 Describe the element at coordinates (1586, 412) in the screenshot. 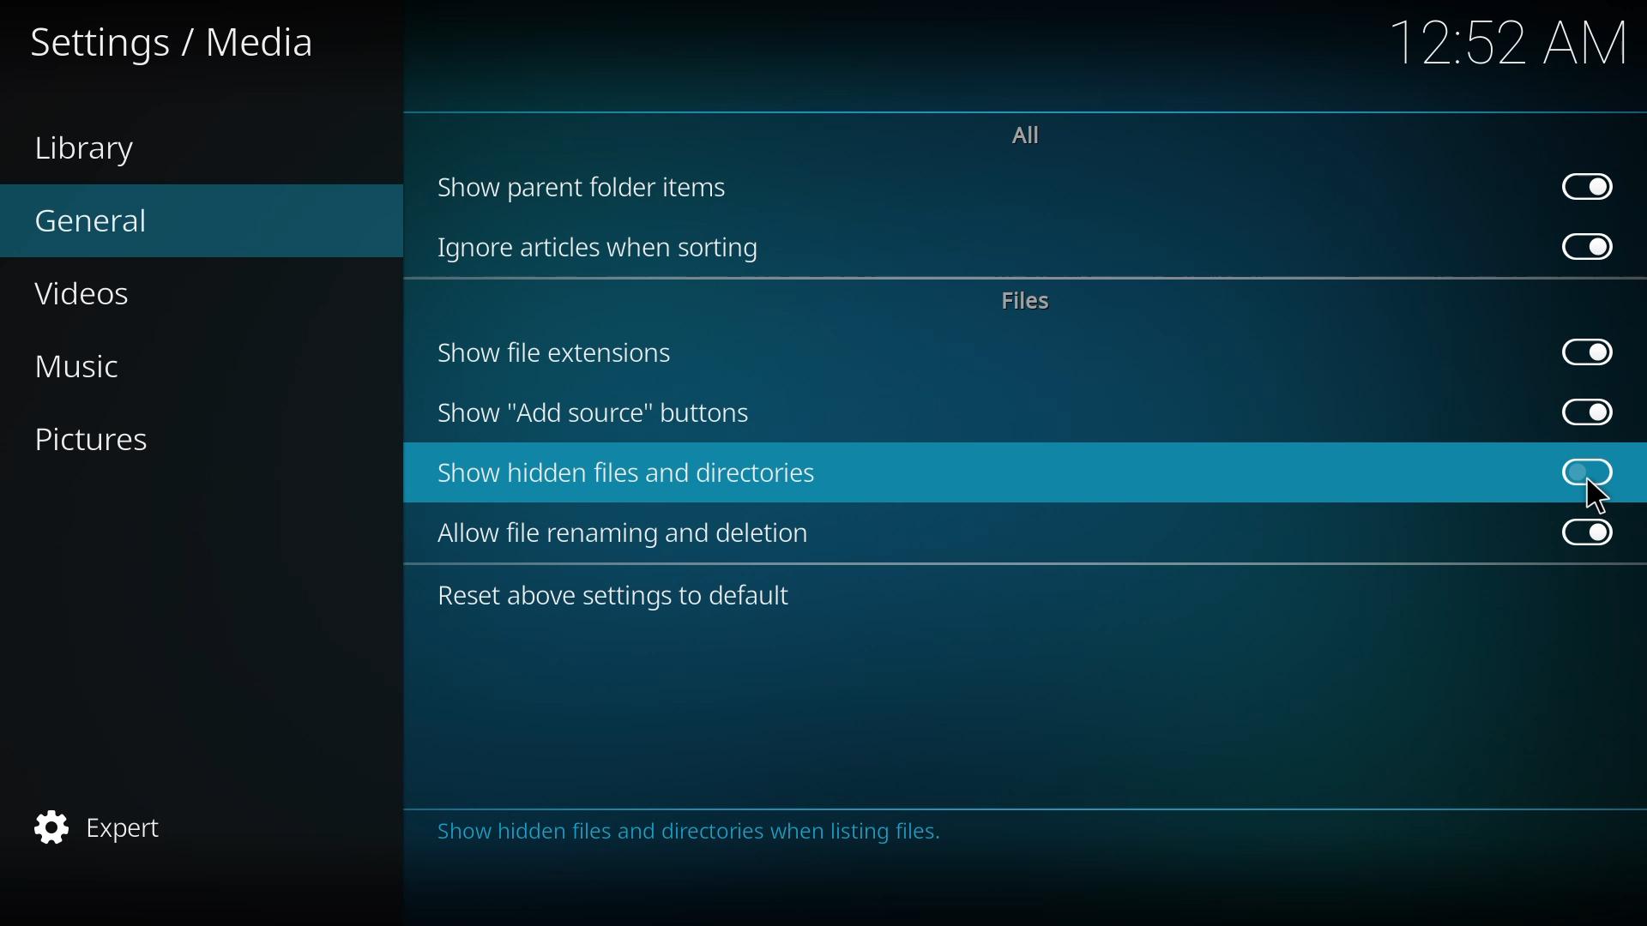

I see `enabled` at that location.